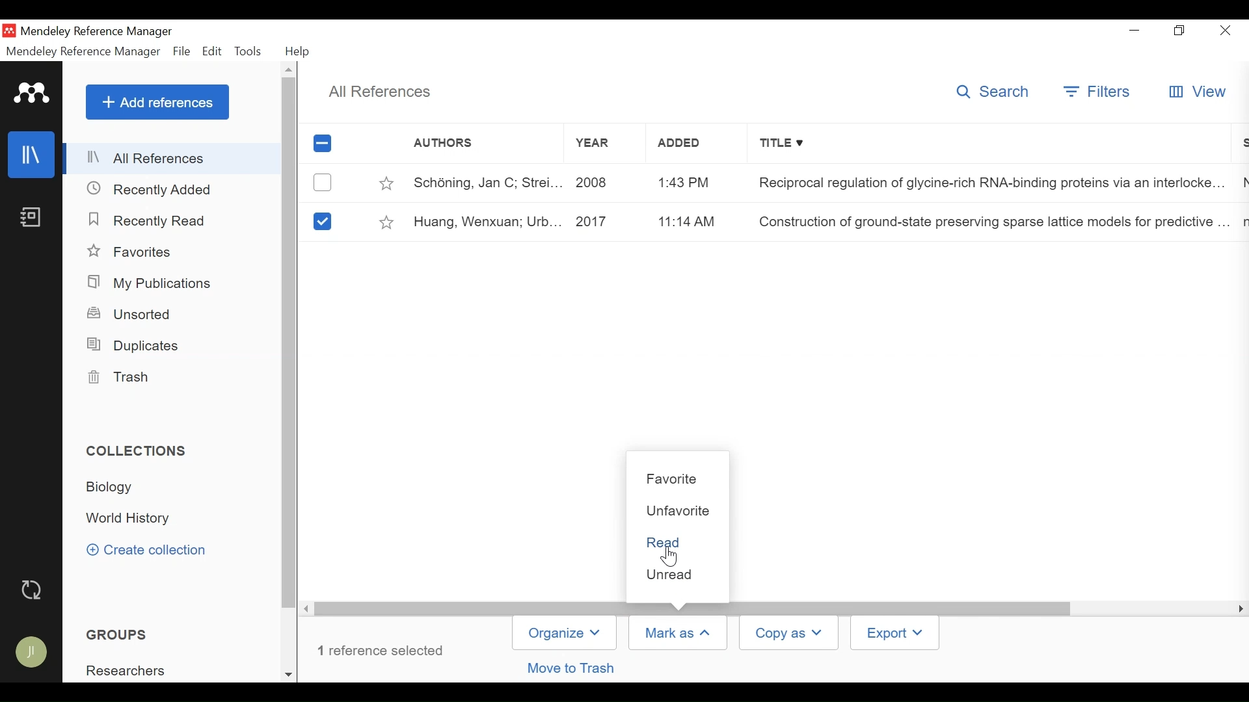 This screenshot has height=702, width=1249. What do you see at coordinates (377, 92) in the screenshot?
I see `All References` at bounding box center [377, 92].